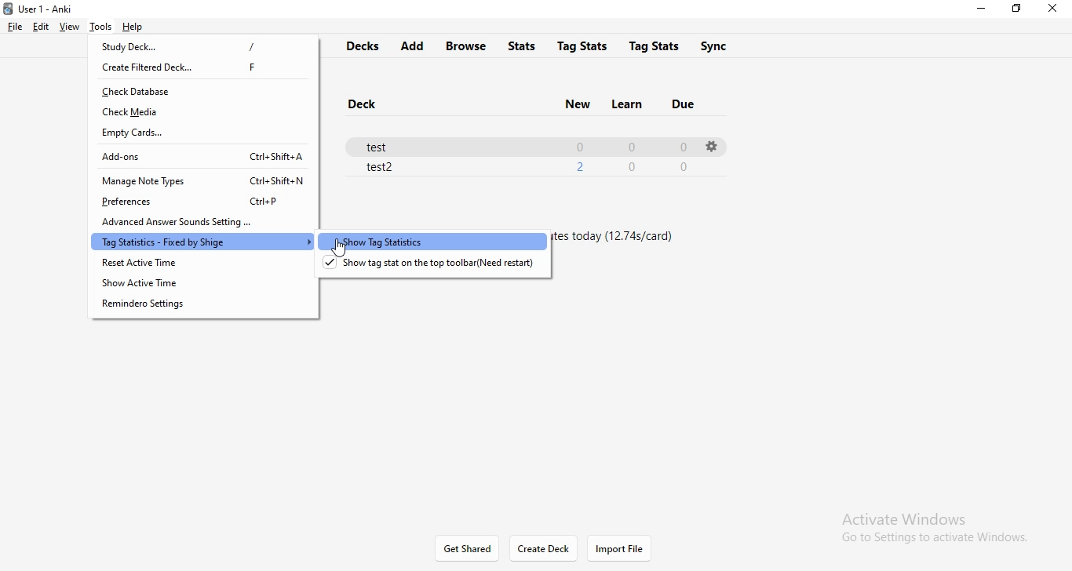 The width and height of the screenshot is (1072, 571). Describe the element at coordinates (201, 221) in the screenshot. I see `advanced answer sounds setting` at that location.